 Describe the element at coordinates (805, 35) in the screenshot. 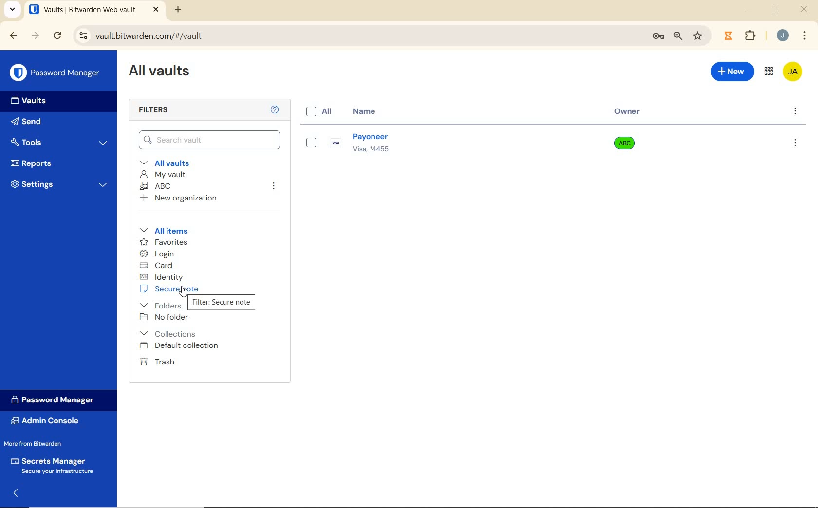

I see `customize Google chrome` at that location.